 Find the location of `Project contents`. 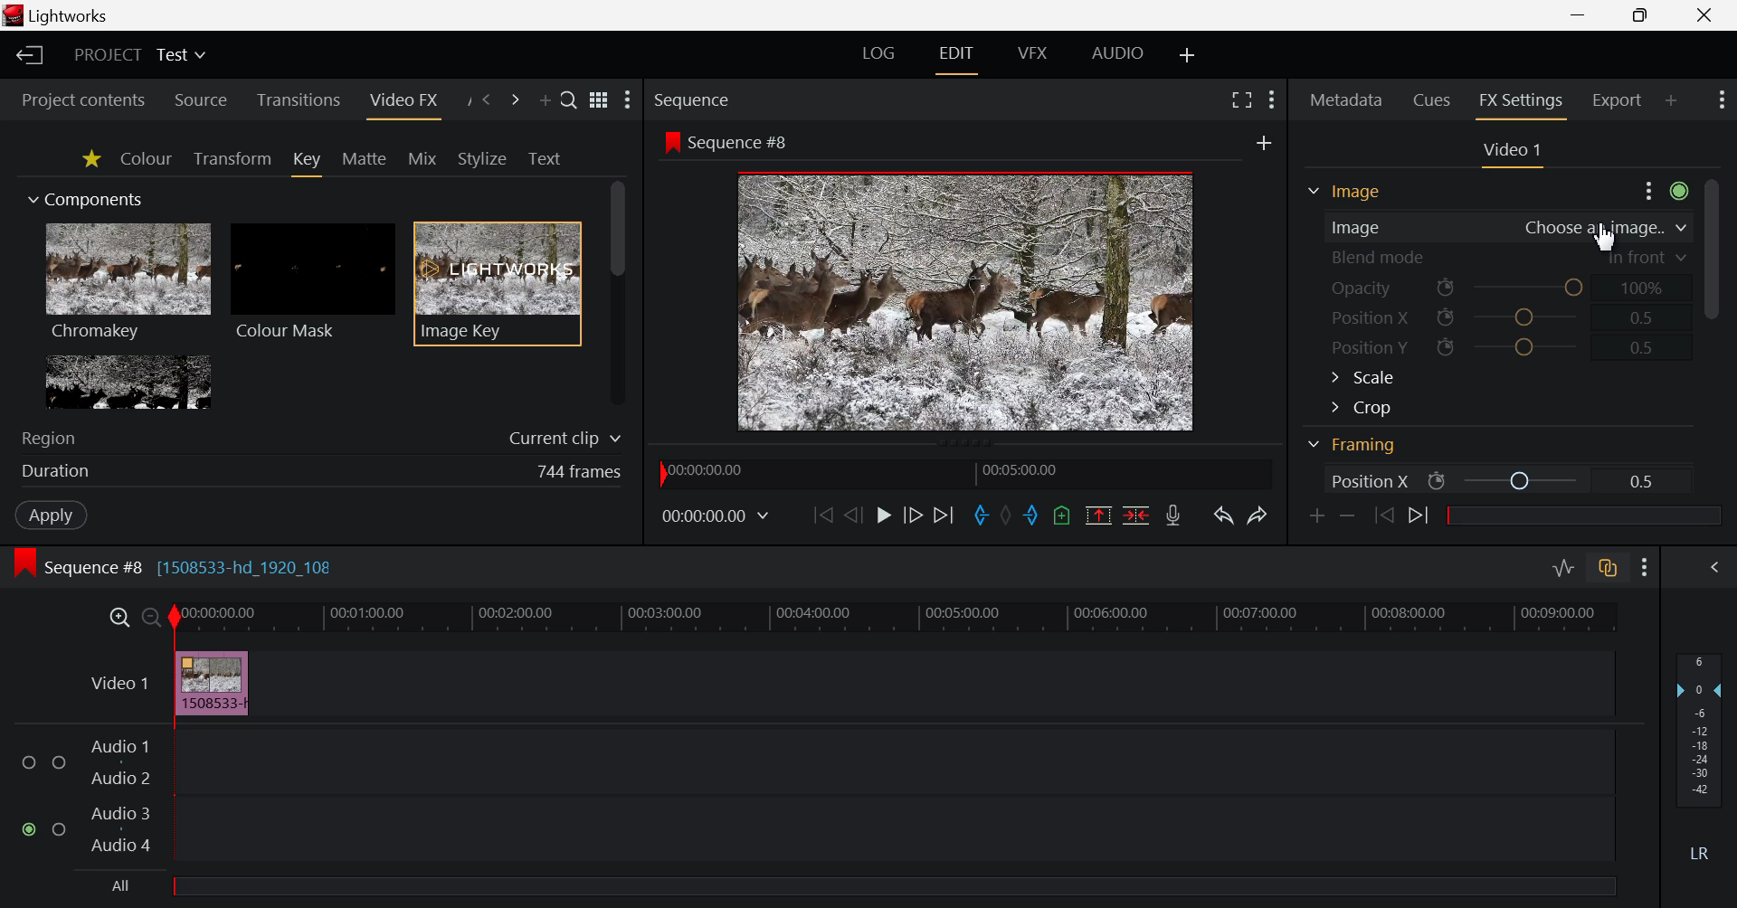

Project contents is located at coordinates (75, 98).